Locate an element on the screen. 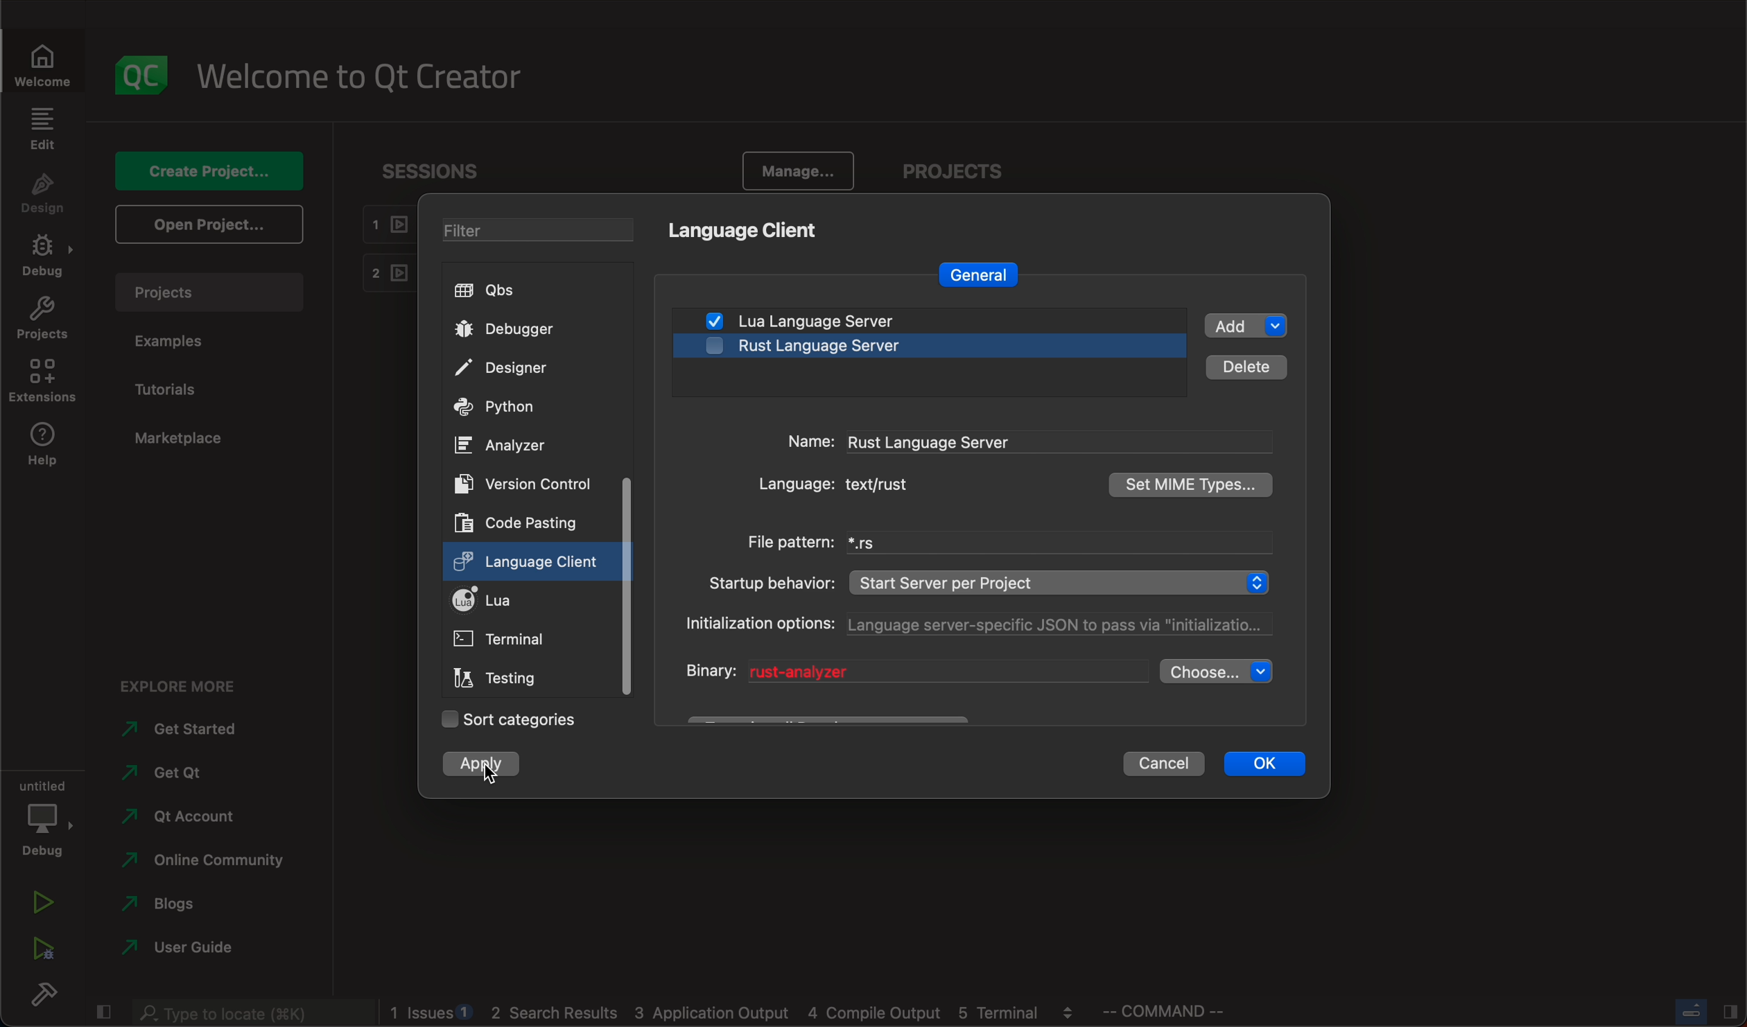 This screenshot has height=1027, width=1747. filters is located at coordinates (539, 229).